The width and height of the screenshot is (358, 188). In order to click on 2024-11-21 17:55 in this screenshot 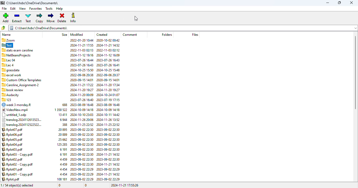, I will do `click(82, 45)`.